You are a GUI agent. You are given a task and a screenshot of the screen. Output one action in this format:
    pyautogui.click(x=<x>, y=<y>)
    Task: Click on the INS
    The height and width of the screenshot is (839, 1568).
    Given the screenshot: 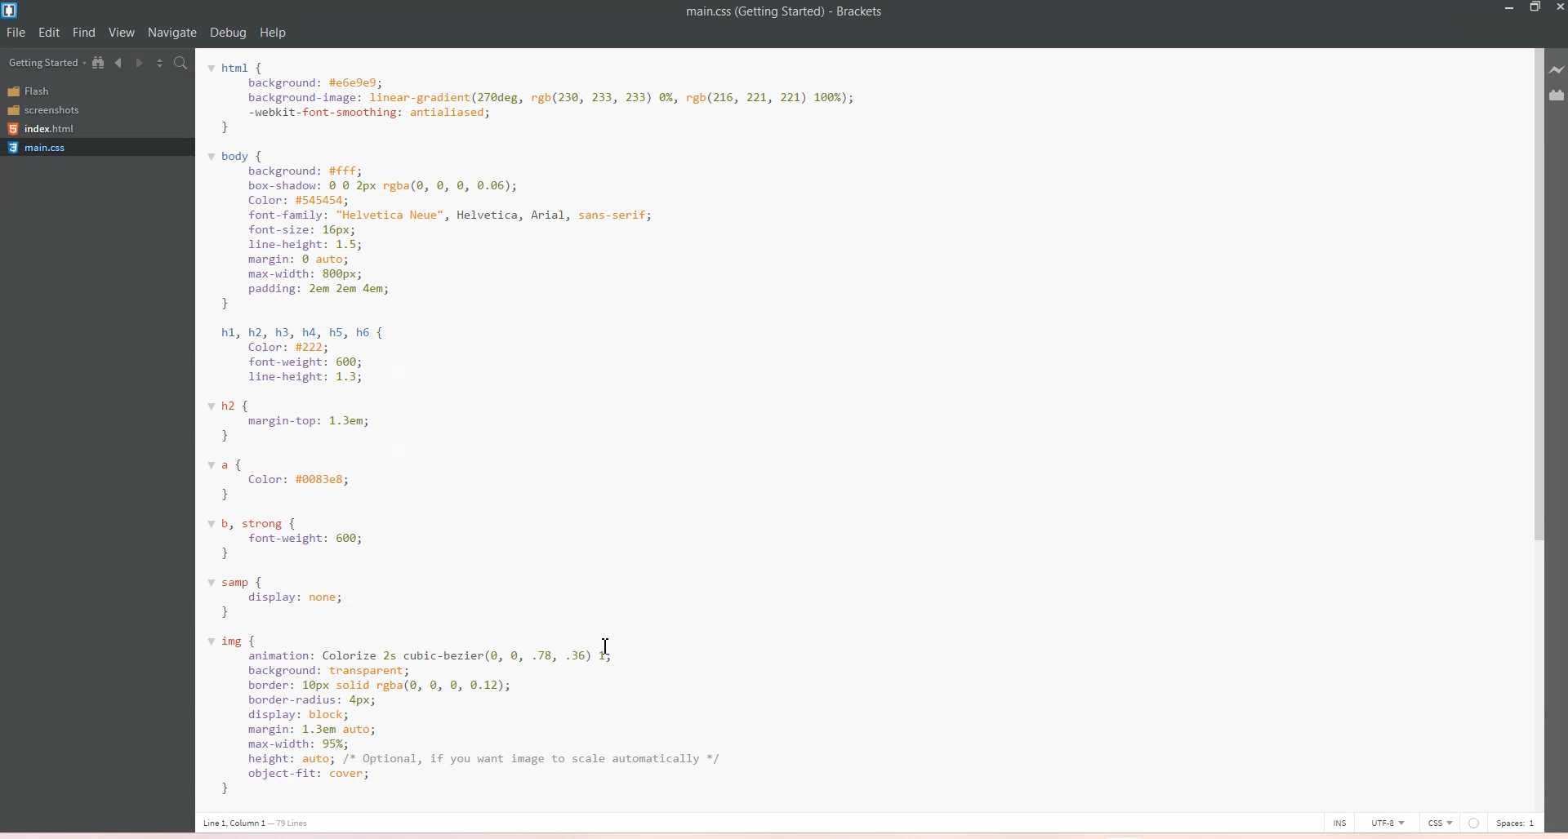 What is the action you would take?
    pyautogui.click(x=1339, y=822)
    